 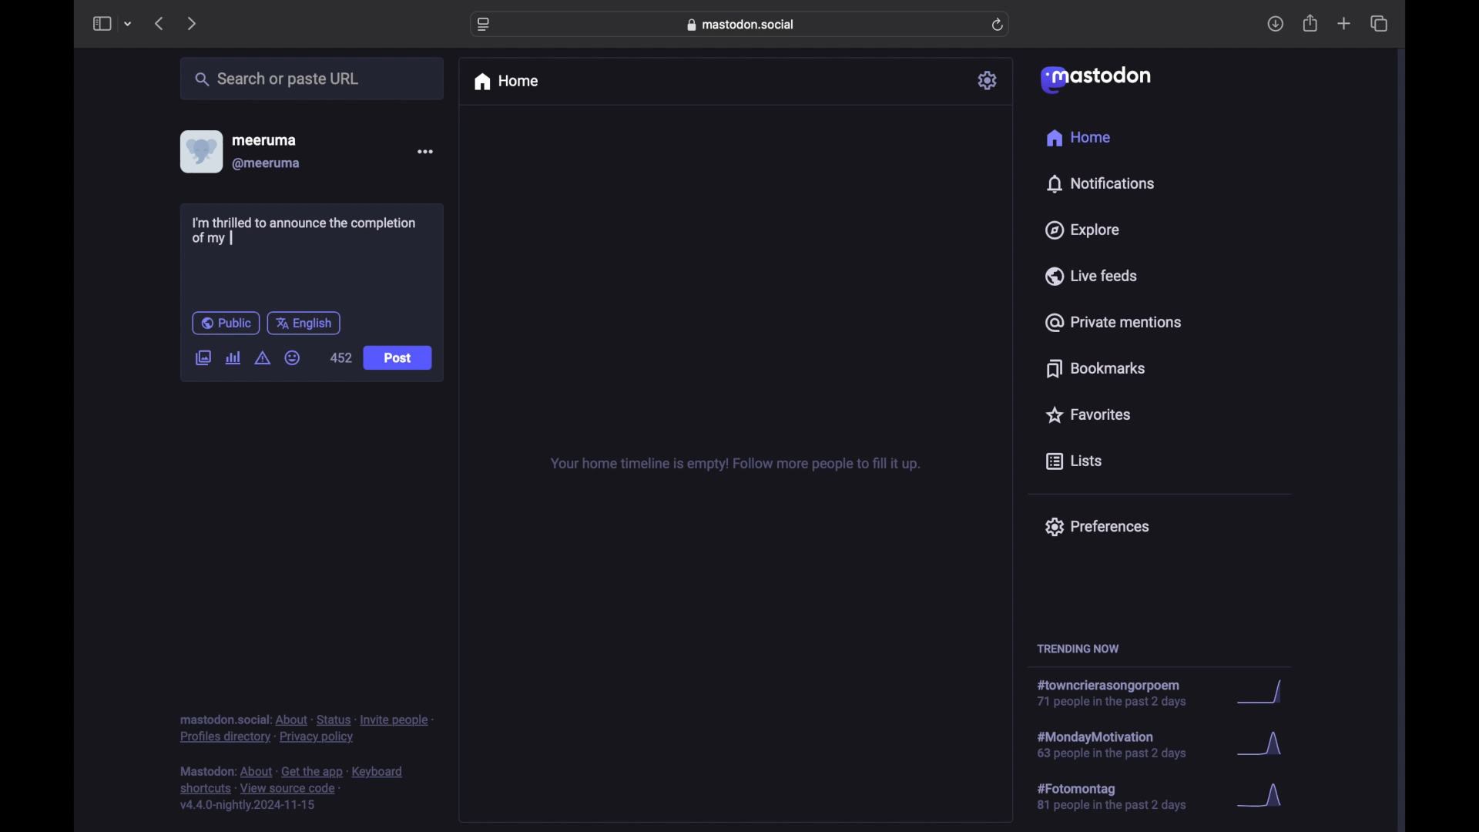 I want to click on side bar, so click(x=101, y=23).